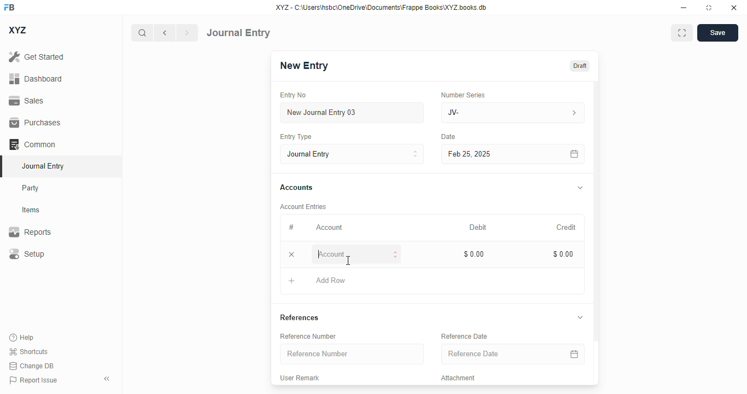 The image size is (747, 394). Describe the element at coordinates (718, 33) in the screenshot. I see `save` at that location.